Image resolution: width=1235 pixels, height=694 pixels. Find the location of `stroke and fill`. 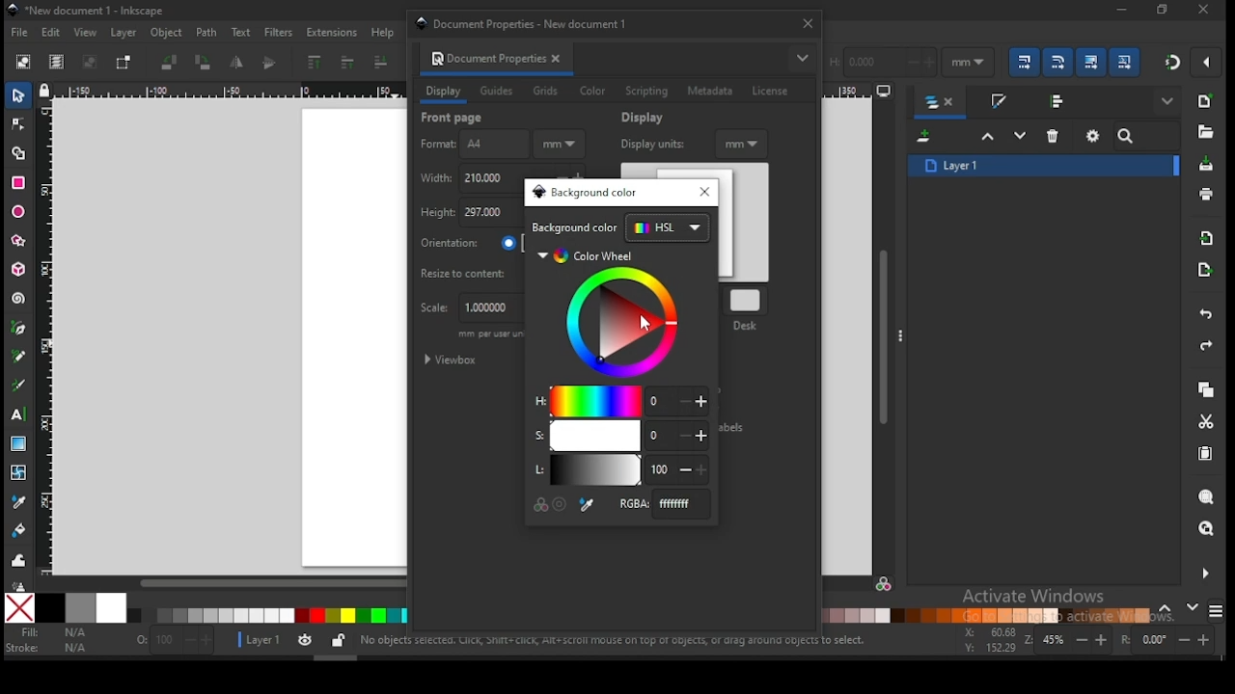

stroke and fill is located at coordinates (998, 102).